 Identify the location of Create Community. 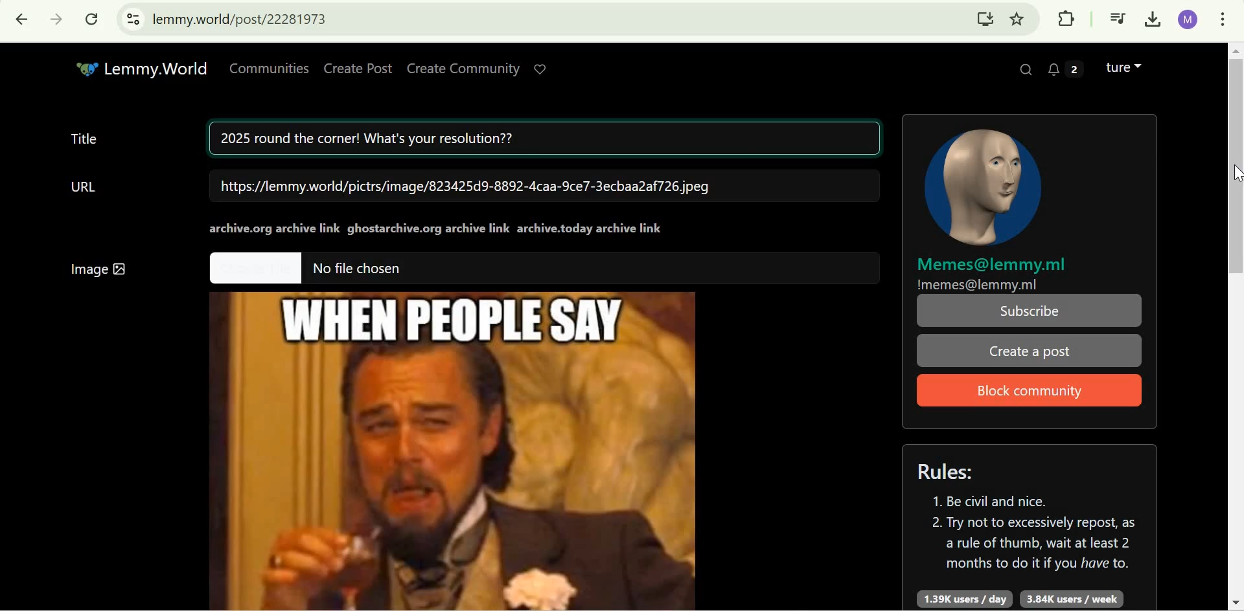
(463, 69).